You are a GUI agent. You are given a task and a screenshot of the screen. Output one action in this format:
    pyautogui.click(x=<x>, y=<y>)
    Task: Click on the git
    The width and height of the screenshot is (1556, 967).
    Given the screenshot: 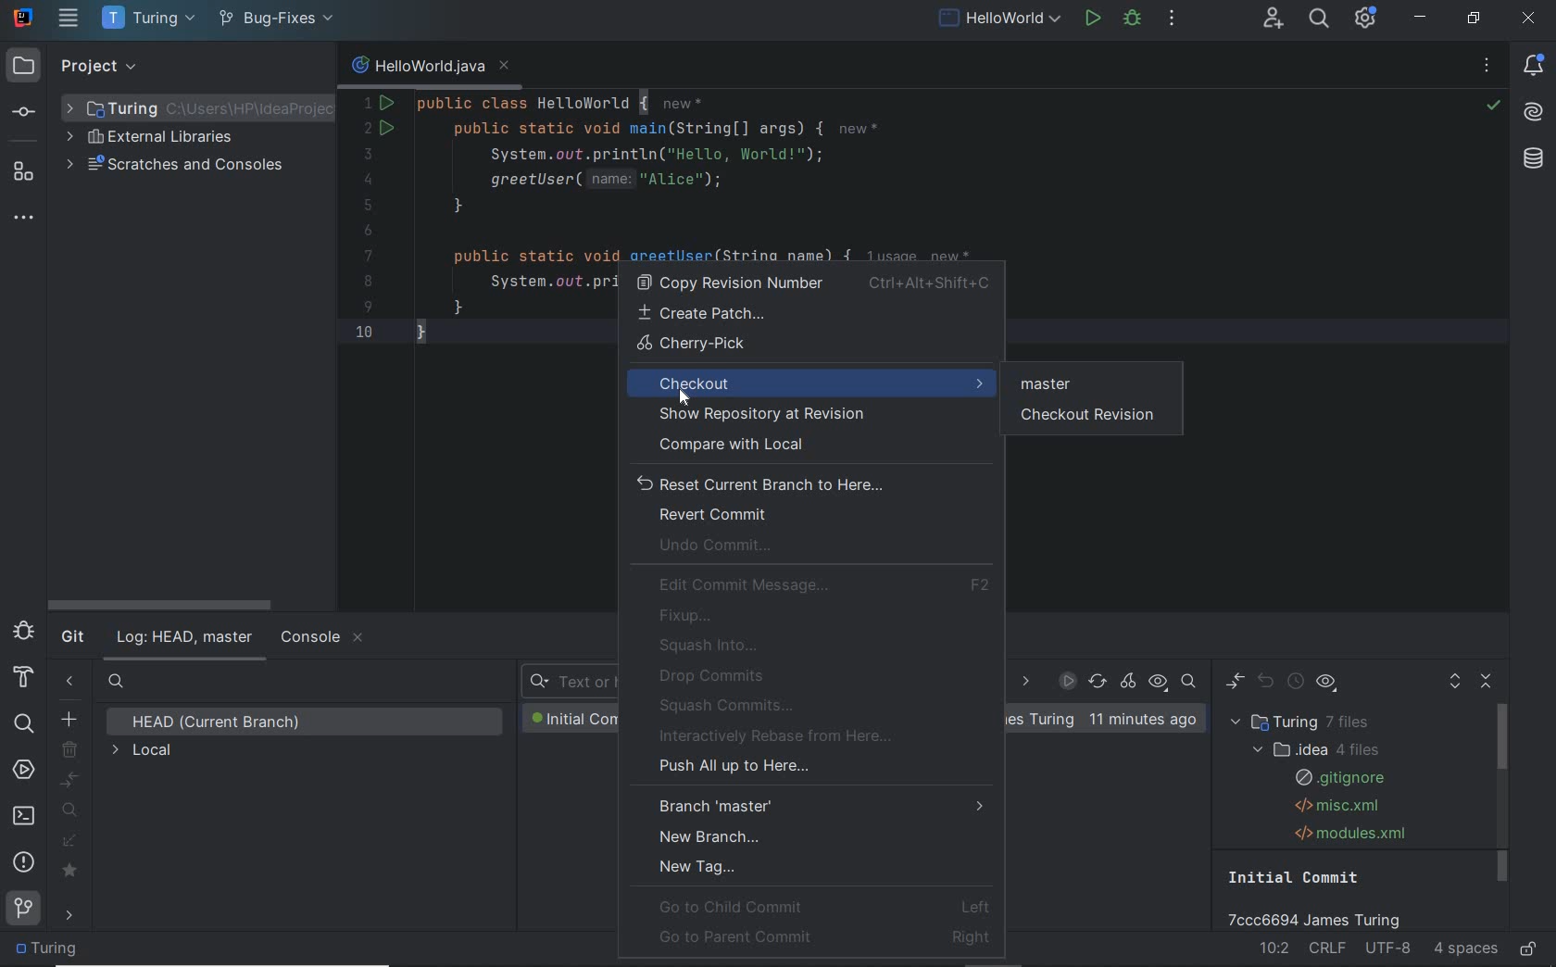 What is the action you would take?
    pyautogui.click(x=72, y=638)
    